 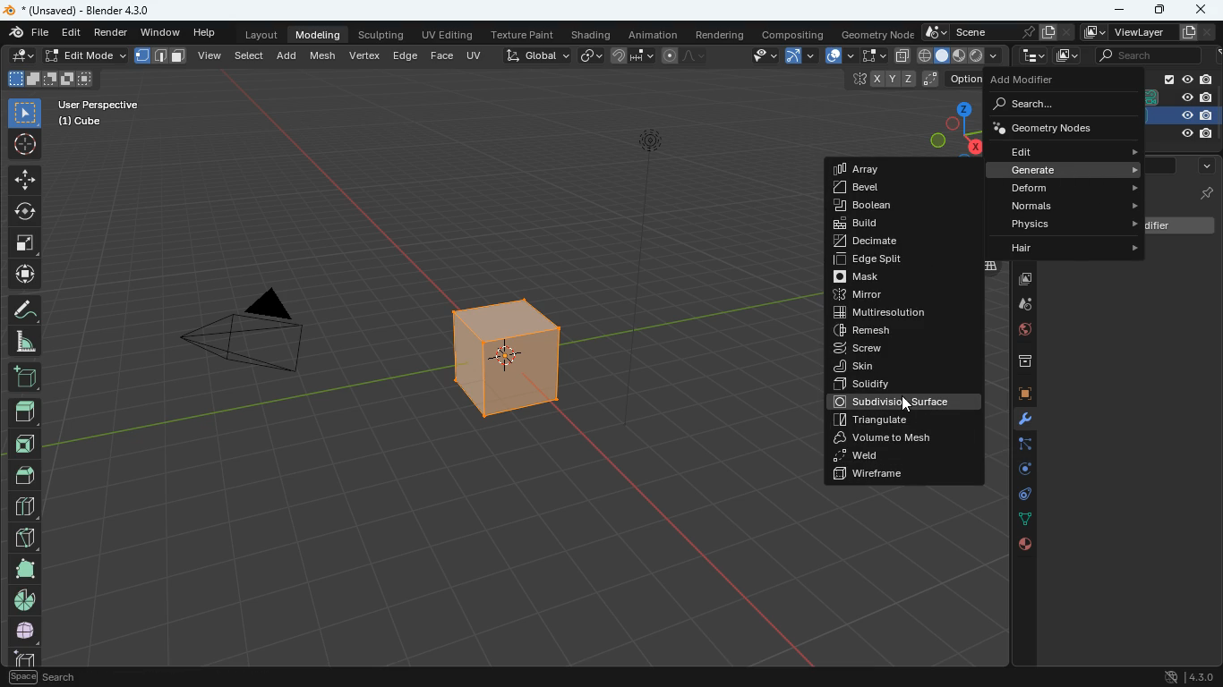 What do you see at coordinates (24, 477) in the screenshot?
I see `roof` at bounding box center [24, 477].